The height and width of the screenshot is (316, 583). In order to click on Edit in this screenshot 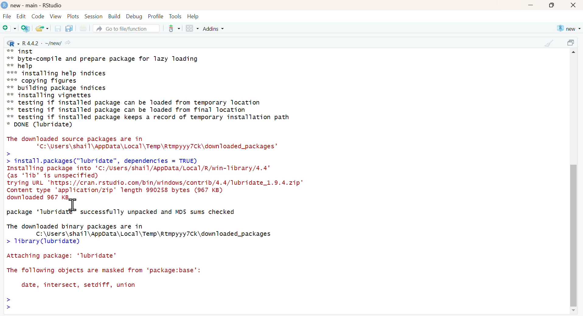, I will do `click(21, 16)`.